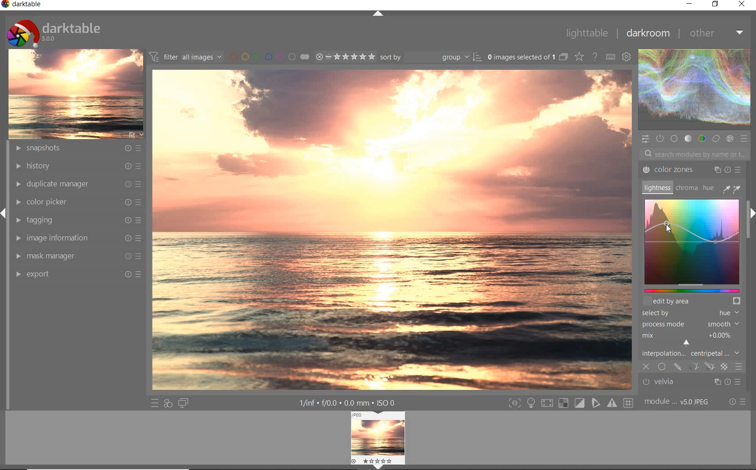 This screenshot has width=756, height=470. Describe the element at coordinates (746, 141) in the screenshot. I see `PRESET` at that location.